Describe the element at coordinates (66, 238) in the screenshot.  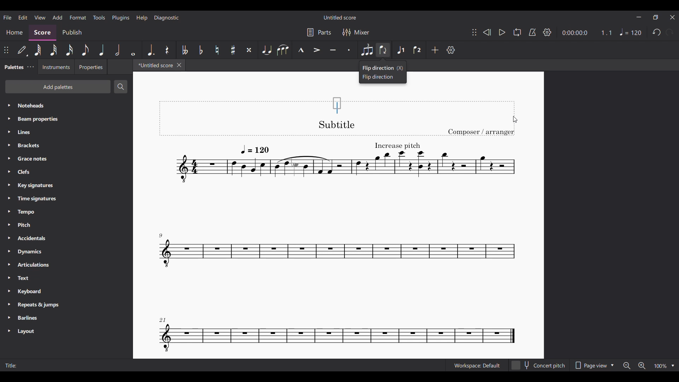
I see `Accidentals` at that location.